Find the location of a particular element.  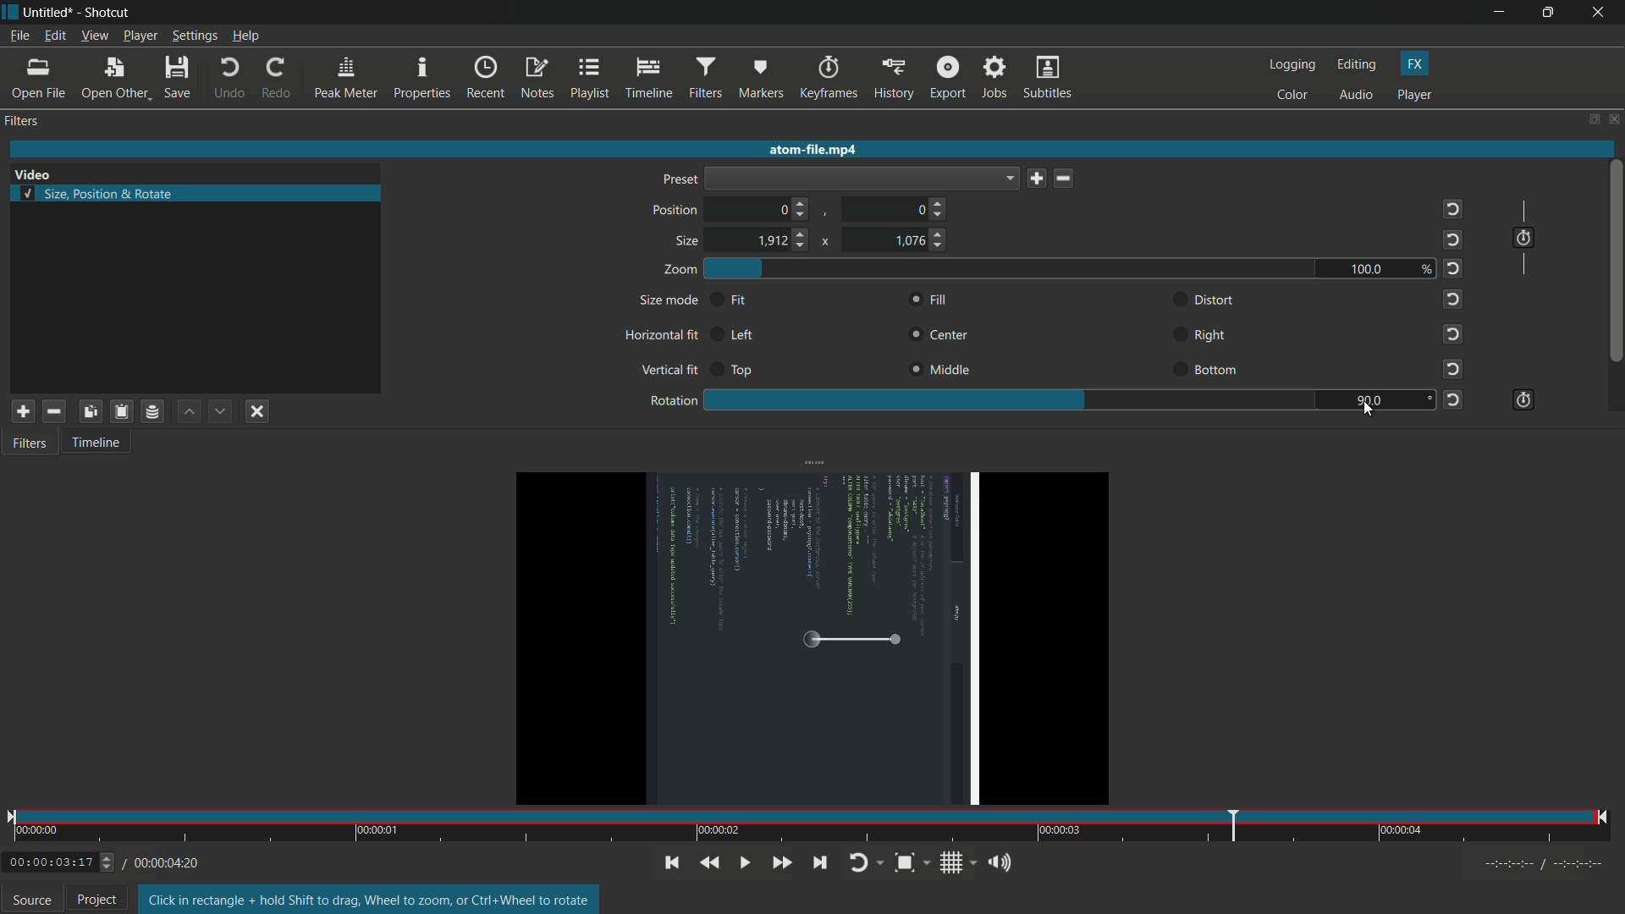

size mode is located at coordinates (668, 301).